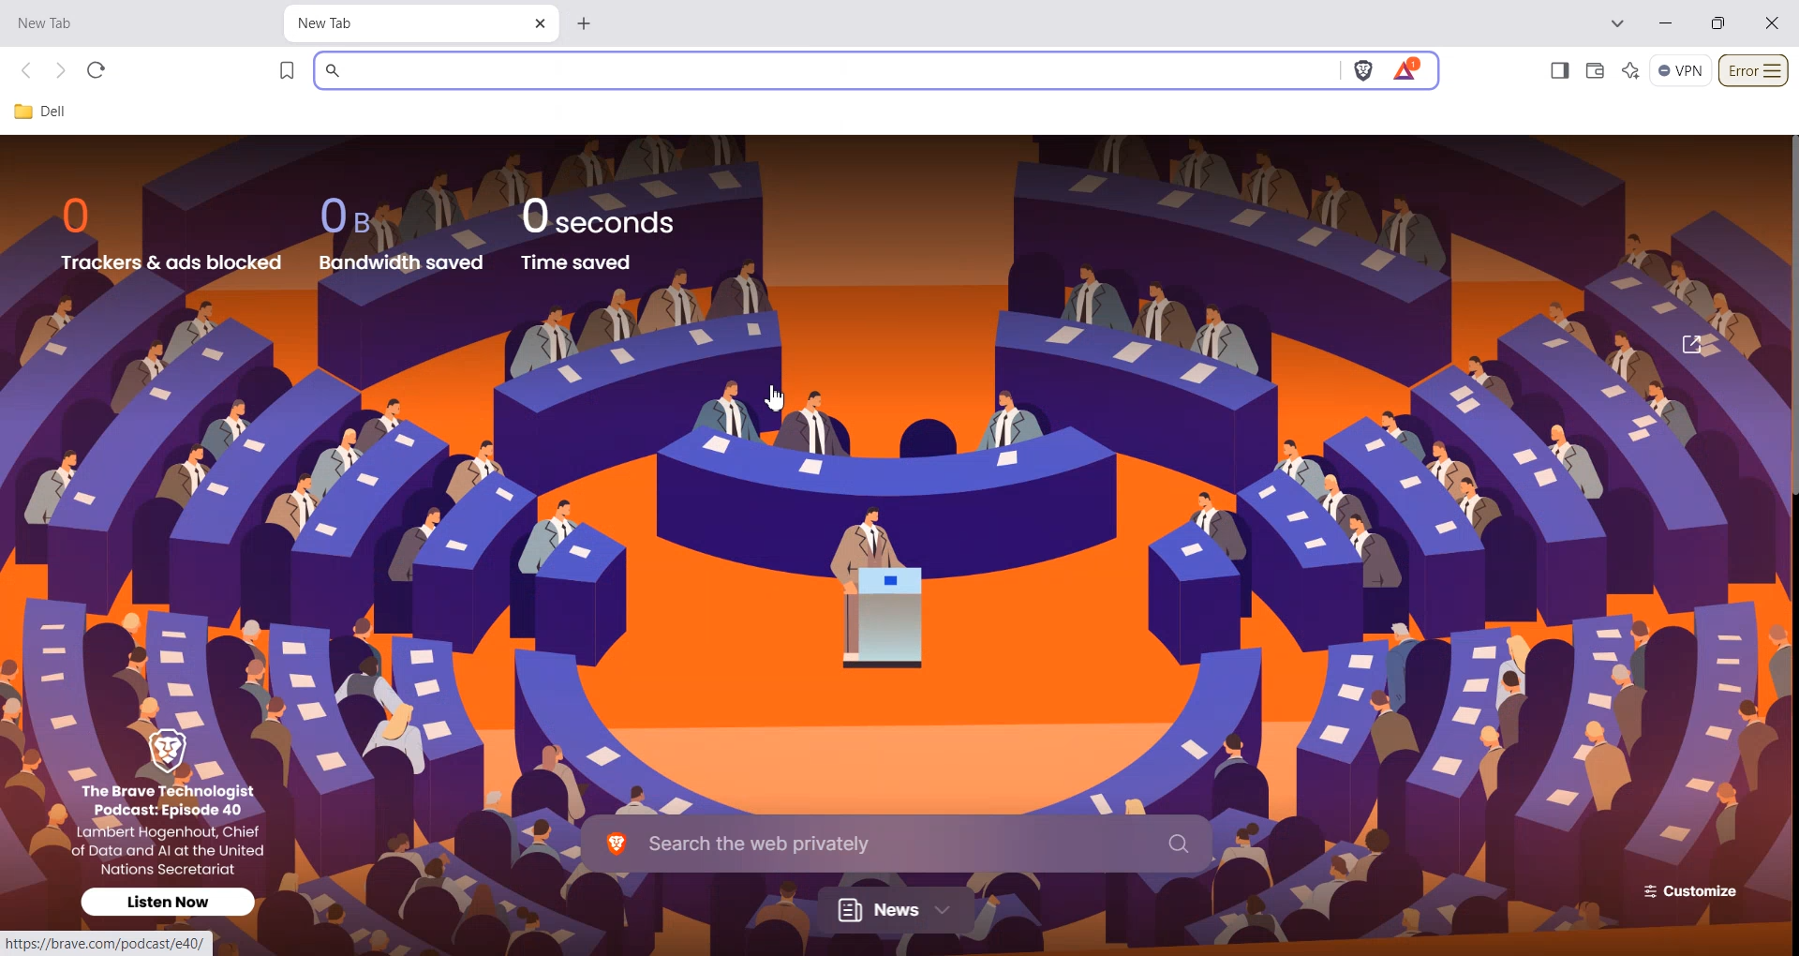  I want to click on Search Bar, so click(897, 842).